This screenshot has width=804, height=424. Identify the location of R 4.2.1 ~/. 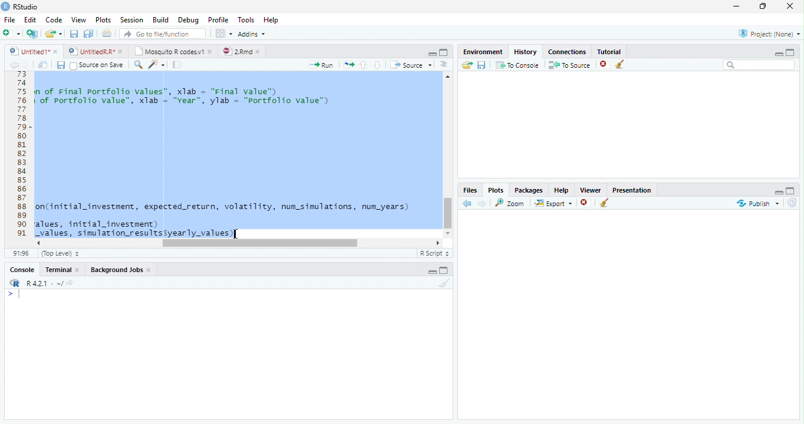
(39, 282).